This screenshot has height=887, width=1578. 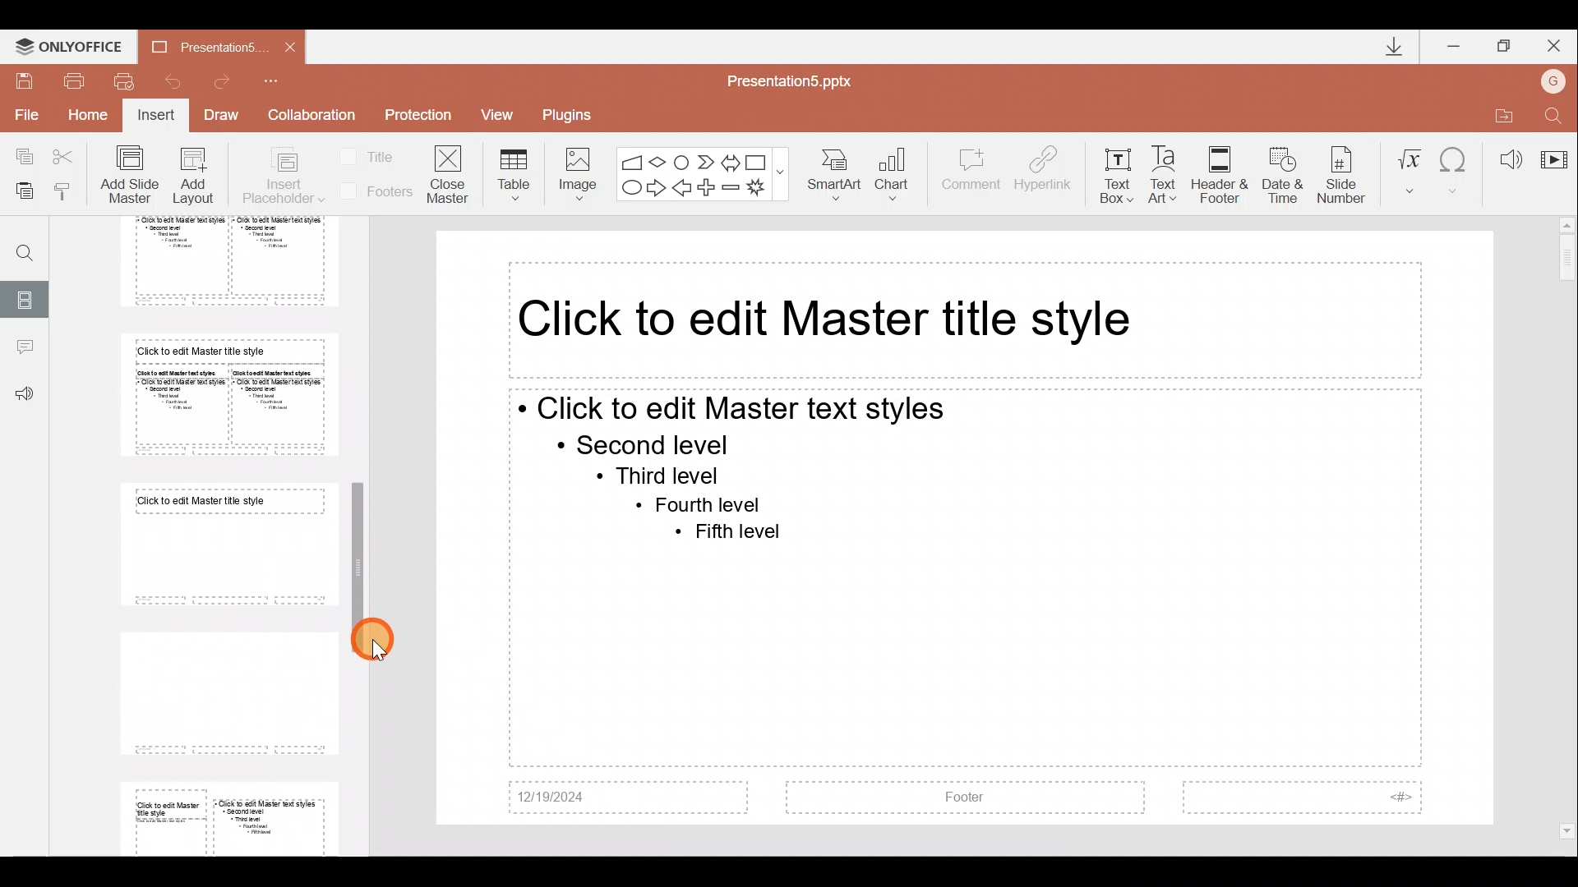 What do you see at coordinates (362, 526) in the screenshot?
I see `Scroll bar` at bounding box center [362, 526].